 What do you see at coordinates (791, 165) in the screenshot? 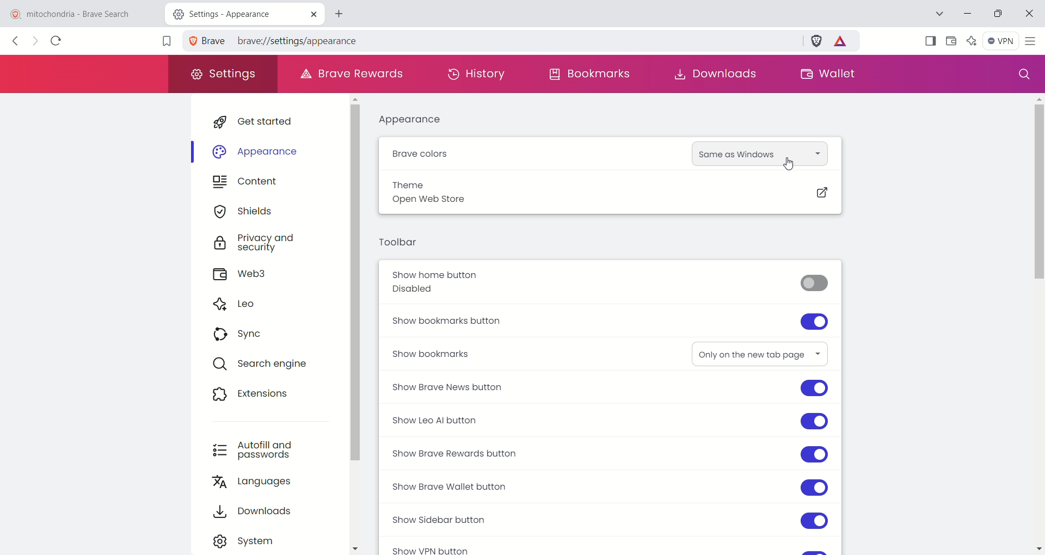
I see `cursor` at bounding box center [791, 165].